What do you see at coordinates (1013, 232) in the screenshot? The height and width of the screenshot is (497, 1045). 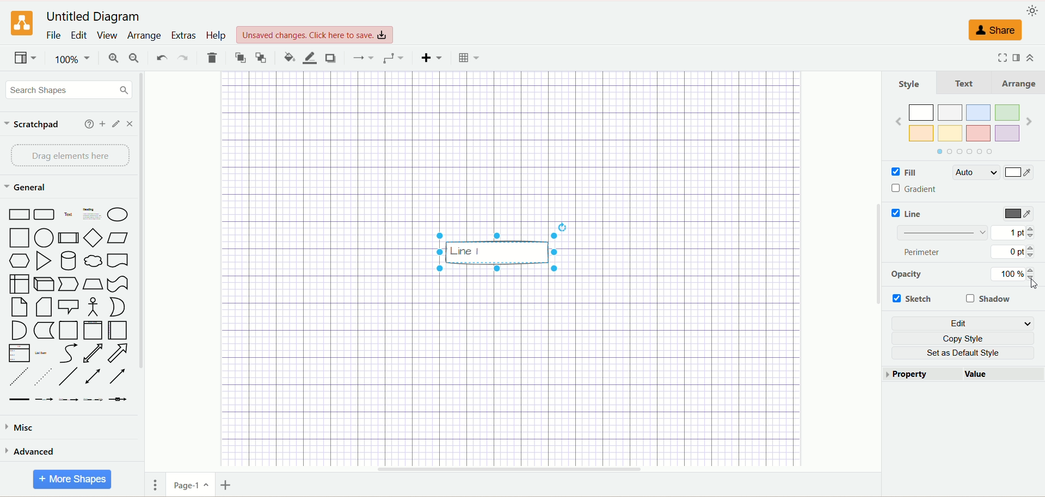 I see `1 pt` at bounding box center [1013, 232].